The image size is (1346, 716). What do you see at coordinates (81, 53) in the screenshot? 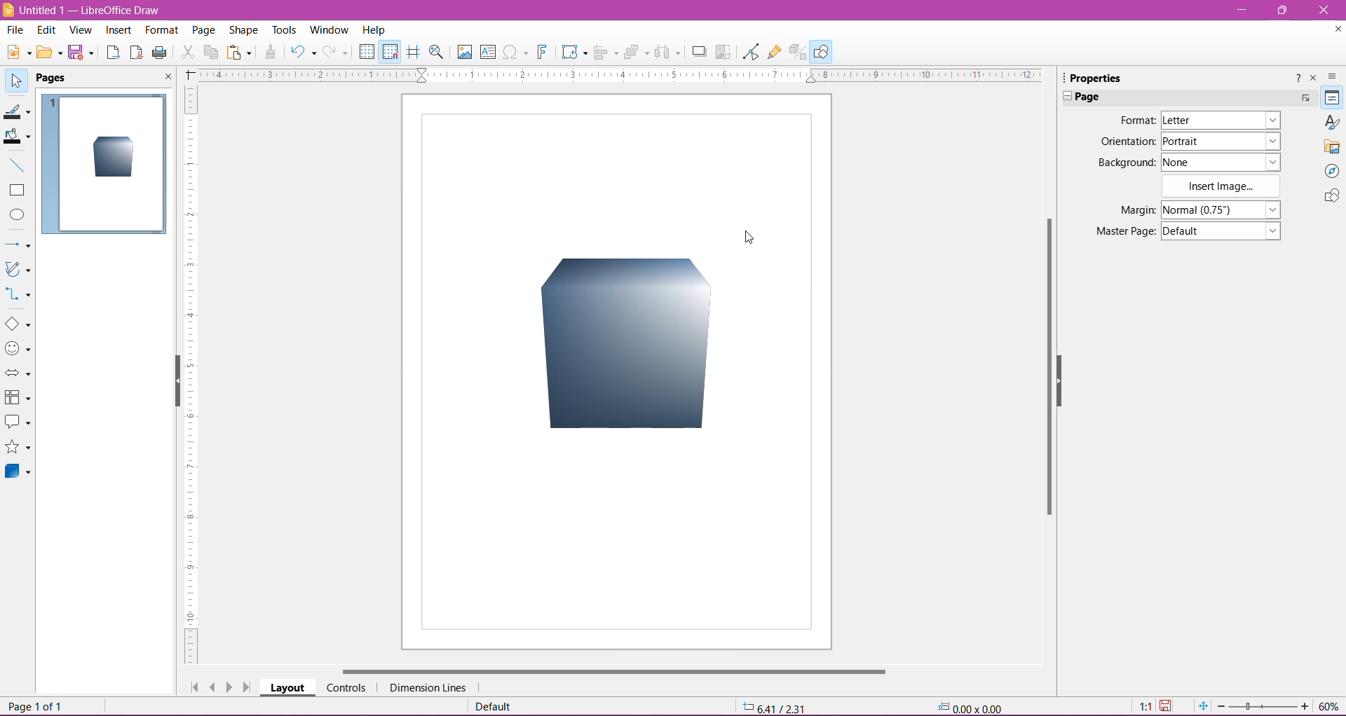
I see `Save` at bounding box center [81, 53].